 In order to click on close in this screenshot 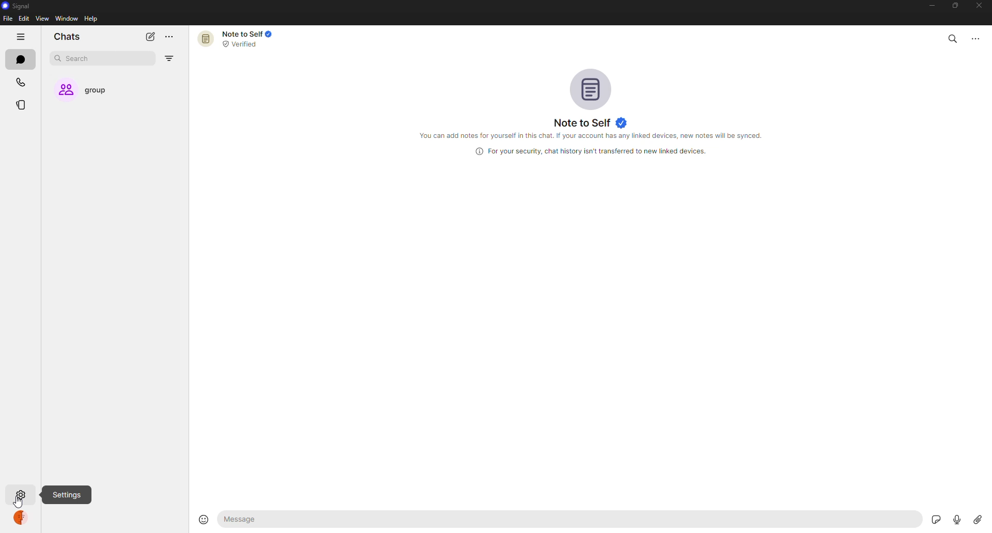, I will do `click(981, 6)`.